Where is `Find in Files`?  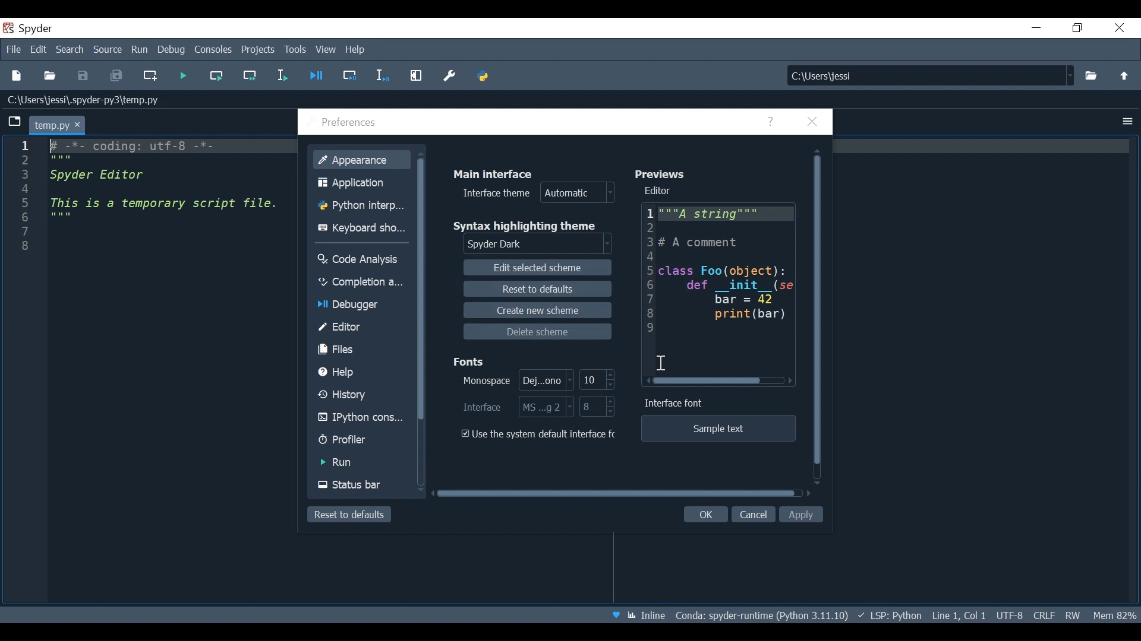
Find in Files is located at coordinates (929, 75).